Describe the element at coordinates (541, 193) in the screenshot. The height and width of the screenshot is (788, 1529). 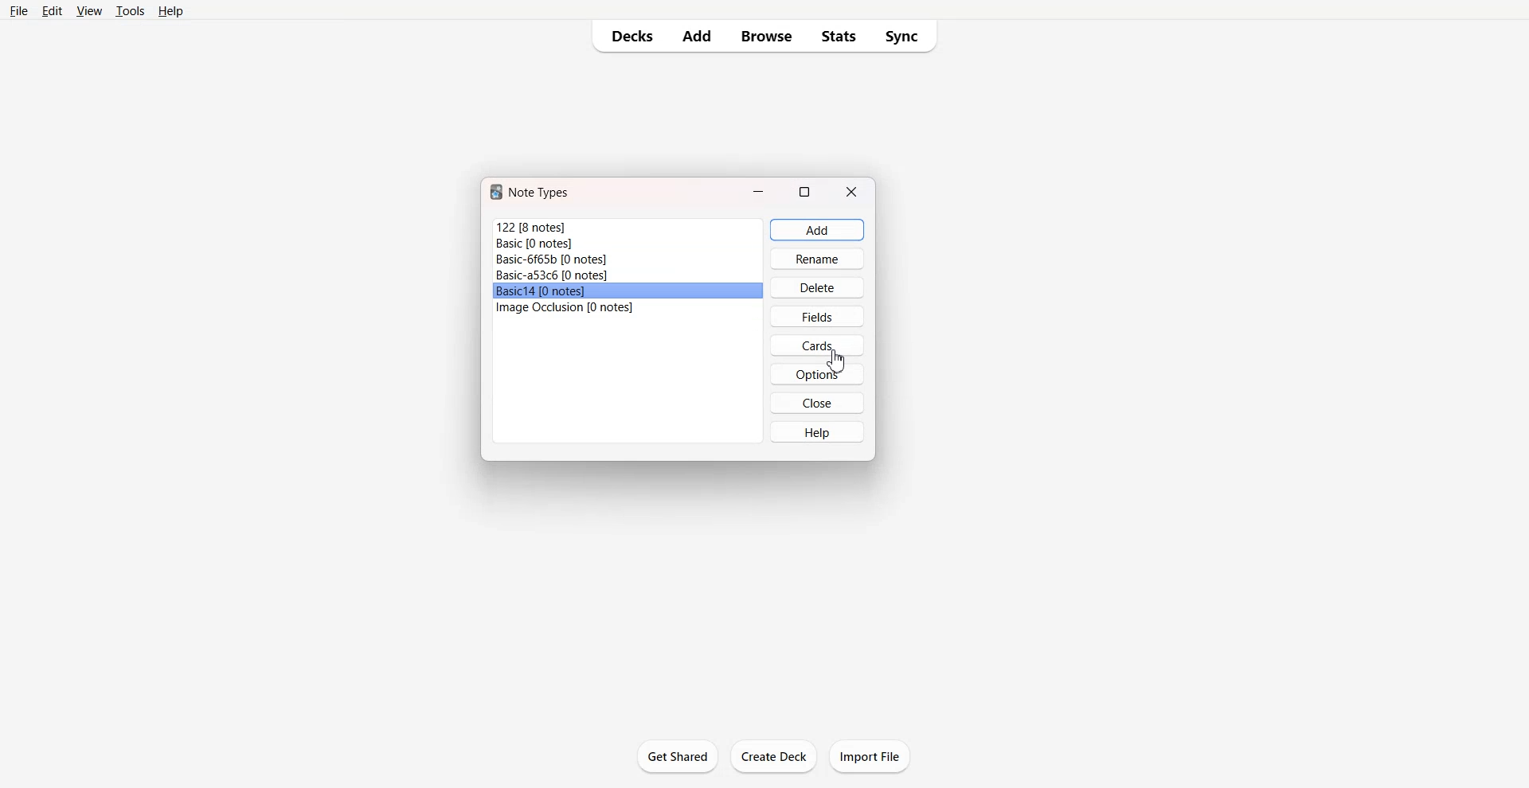
I see `Text` at that location.